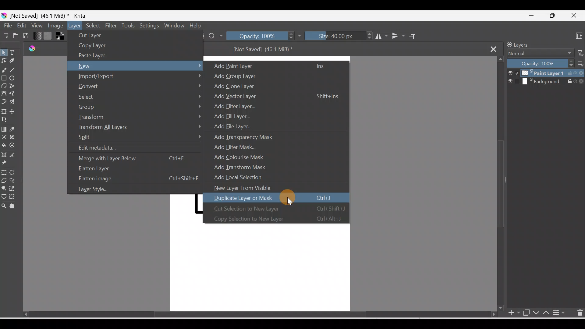  What do you see at coordinates (92, 35) in the screenshot?
I see `Cut layer` at bounding box center [92, 35].